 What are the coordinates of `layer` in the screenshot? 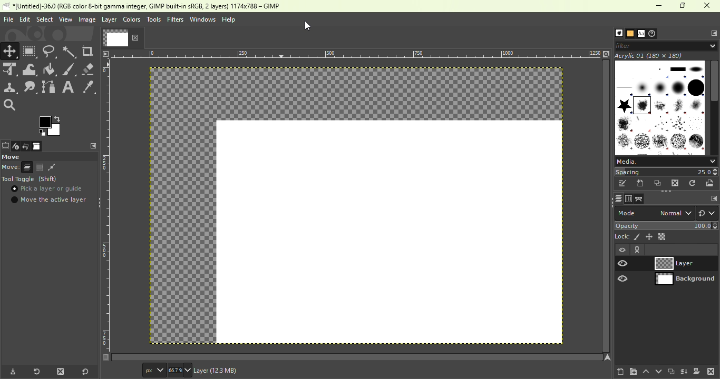 It's located at (109, 21).